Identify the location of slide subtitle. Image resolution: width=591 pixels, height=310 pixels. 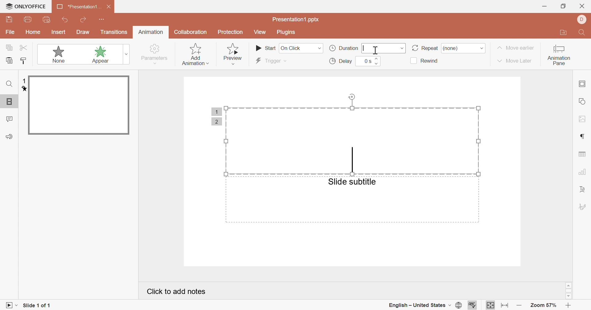
(352, 182).